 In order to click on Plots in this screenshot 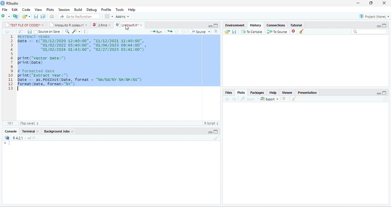, I will do `click(241, 92)`.